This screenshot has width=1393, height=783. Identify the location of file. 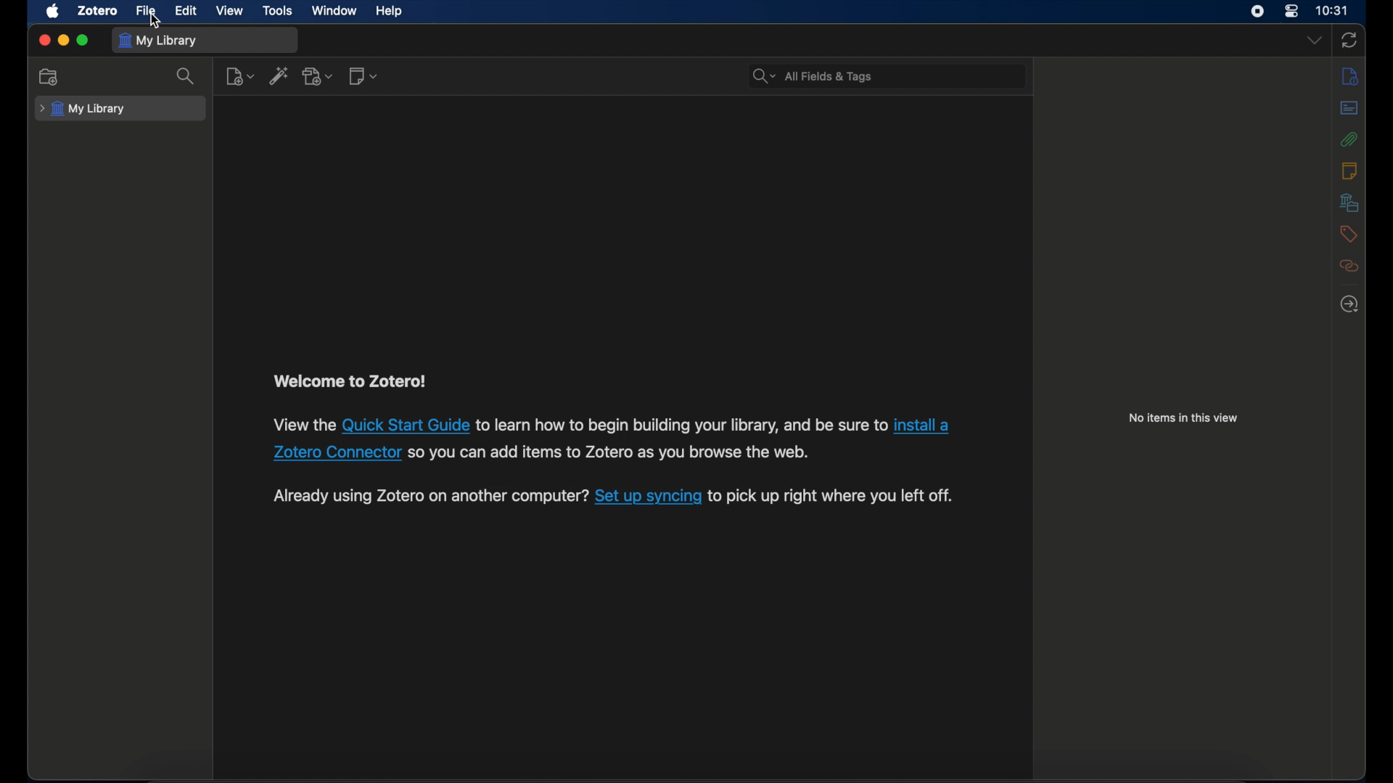
(145, 11).